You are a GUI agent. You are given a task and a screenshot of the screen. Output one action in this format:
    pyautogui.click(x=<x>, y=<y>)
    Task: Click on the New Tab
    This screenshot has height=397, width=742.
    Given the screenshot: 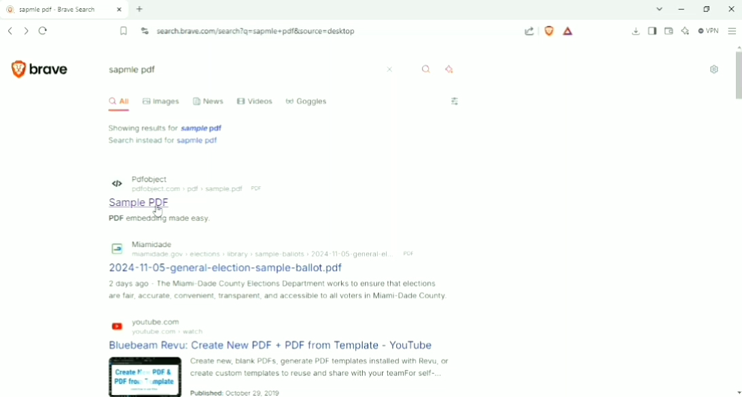 What is the action you would take?
    pyautogui.click(x=140, y=9)
    